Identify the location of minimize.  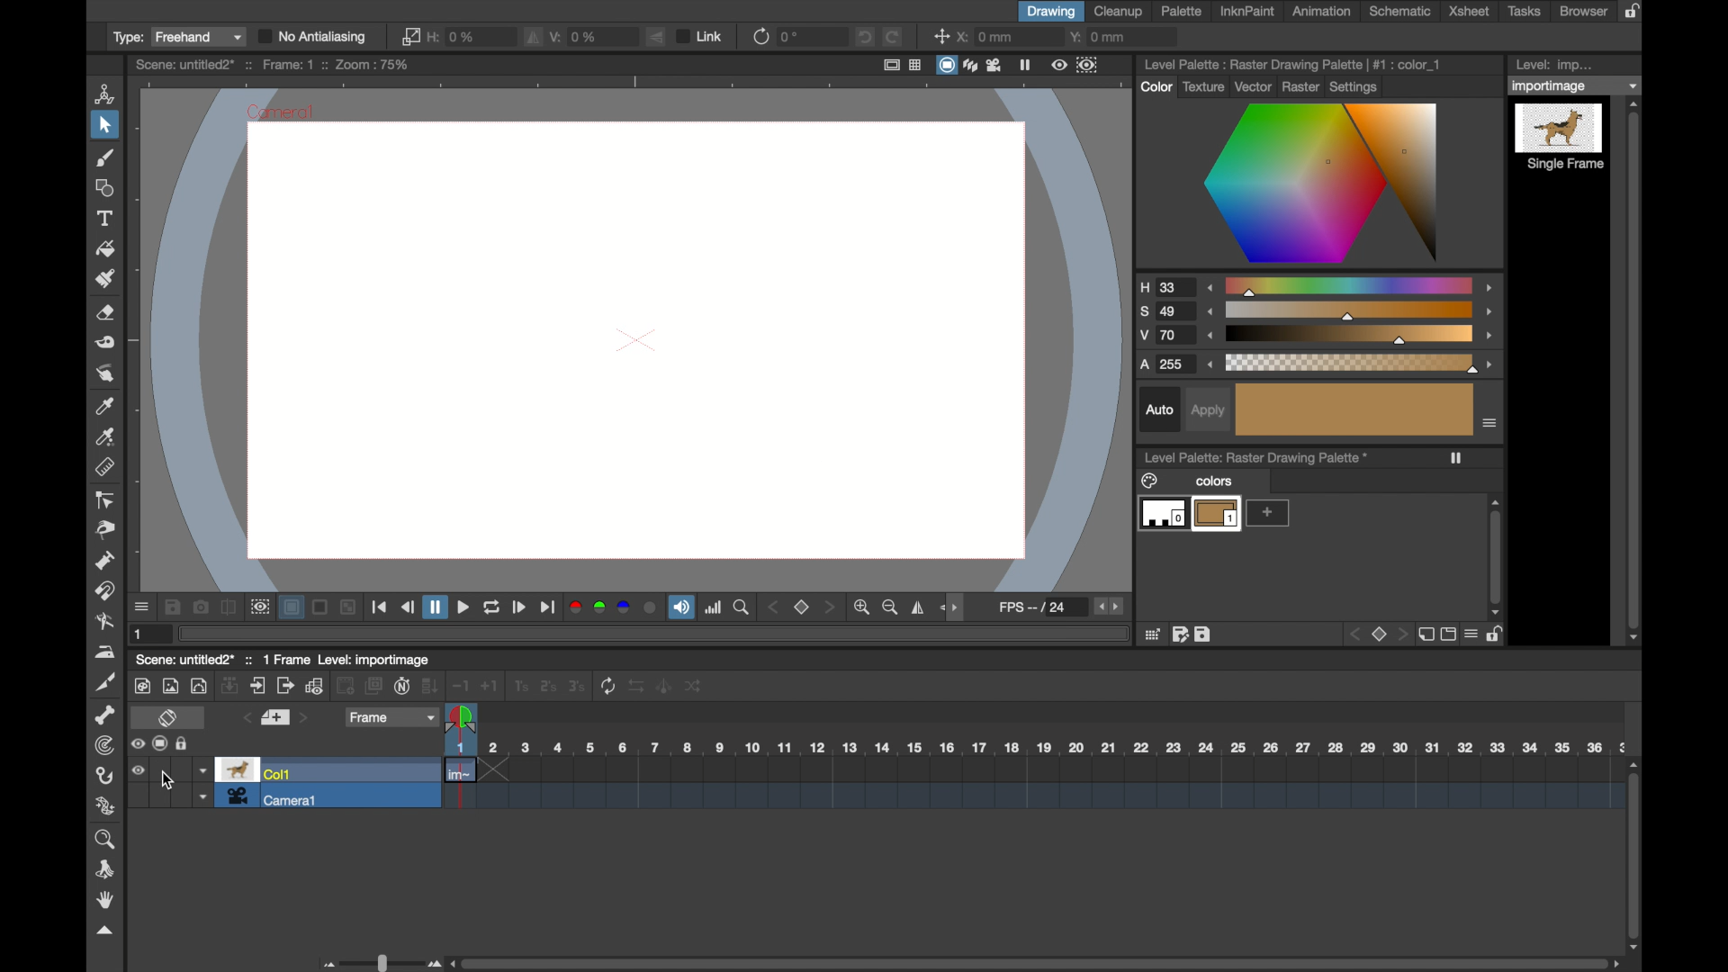
(347, 608).